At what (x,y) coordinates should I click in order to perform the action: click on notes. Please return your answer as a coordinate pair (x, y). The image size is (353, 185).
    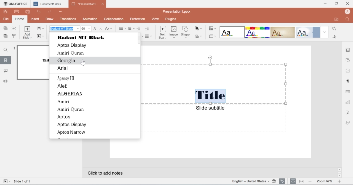
    Looking at the image, I should click on (119, 174).